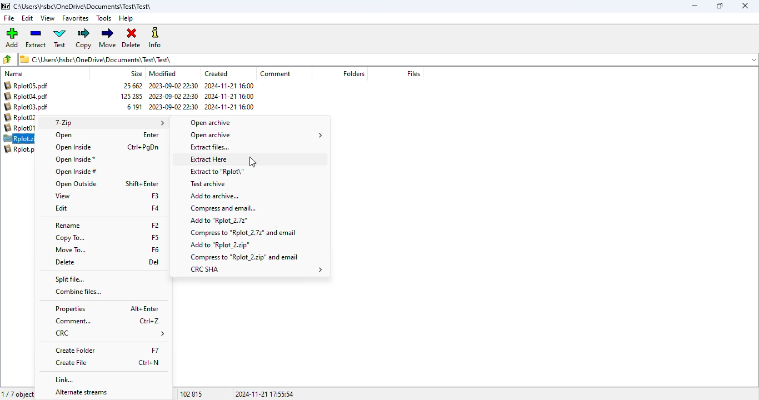 Image resolution: width=759 pixels, height=400 pixels. What do you see at coordinates (108, 334) in the screenshot?
I see `CRC` at bounding box center [108, 334].